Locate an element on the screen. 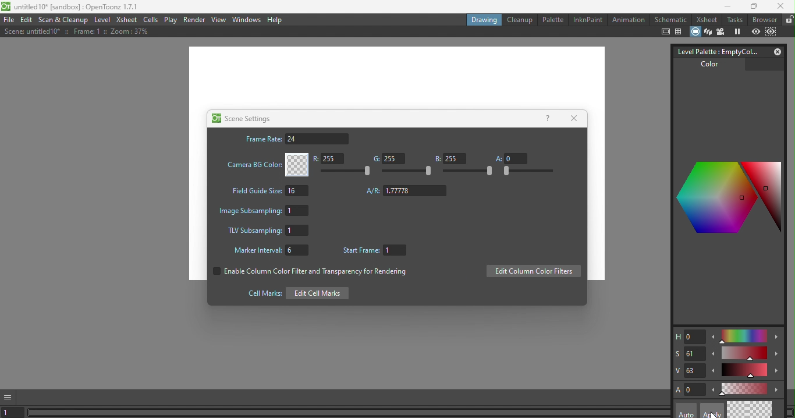  Slide bar is located at coordinates (744, 388).